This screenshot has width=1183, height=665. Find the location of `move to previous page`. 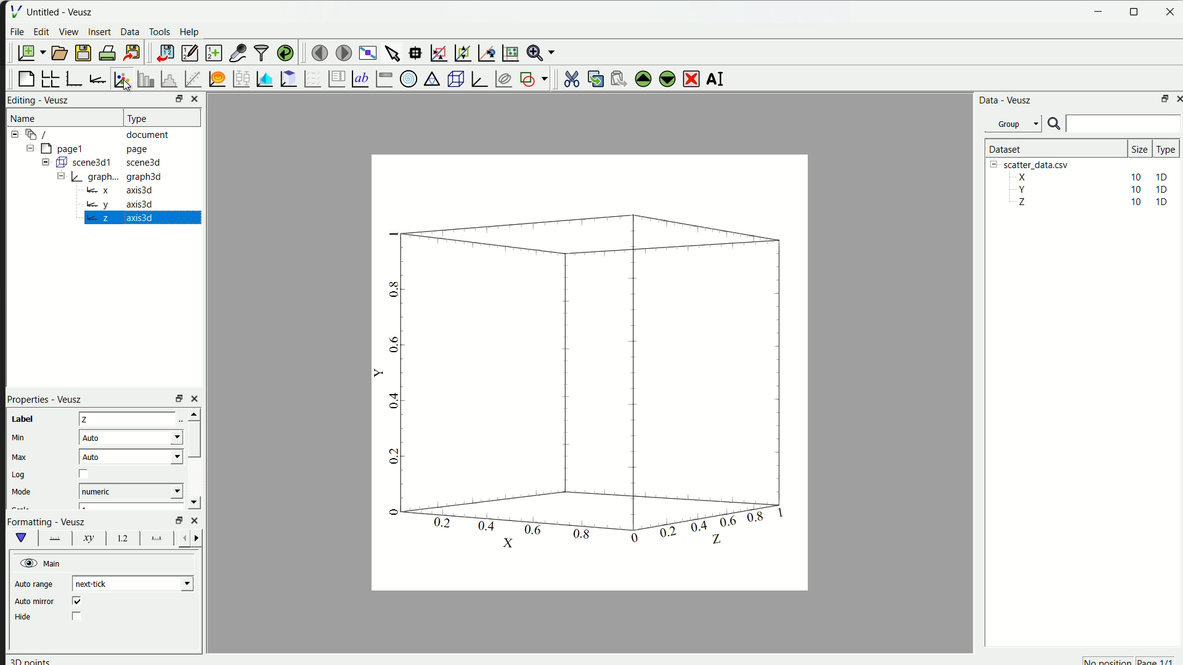

move to previous page is located at coordinates (318, 51).